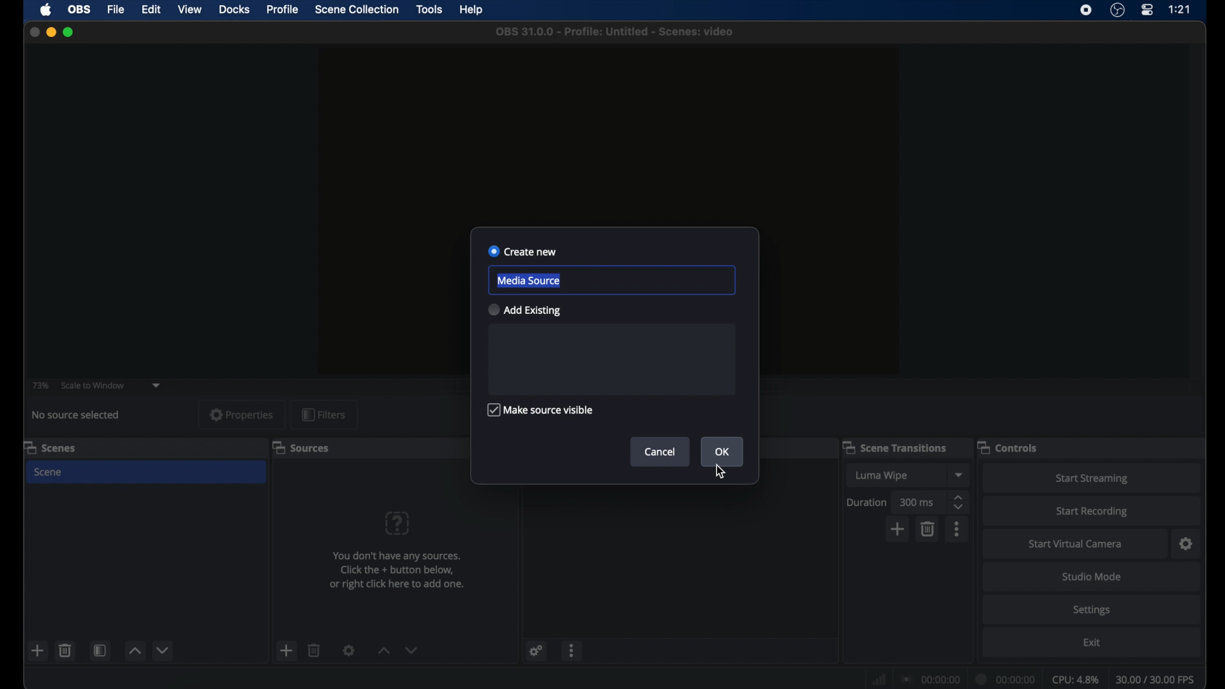 Image resolution: width=1225 pixels, height=689 pixels. What do you see at coordinates (958, 529) in the screenshot?
I see `more options` at bounding box center [958, 529].